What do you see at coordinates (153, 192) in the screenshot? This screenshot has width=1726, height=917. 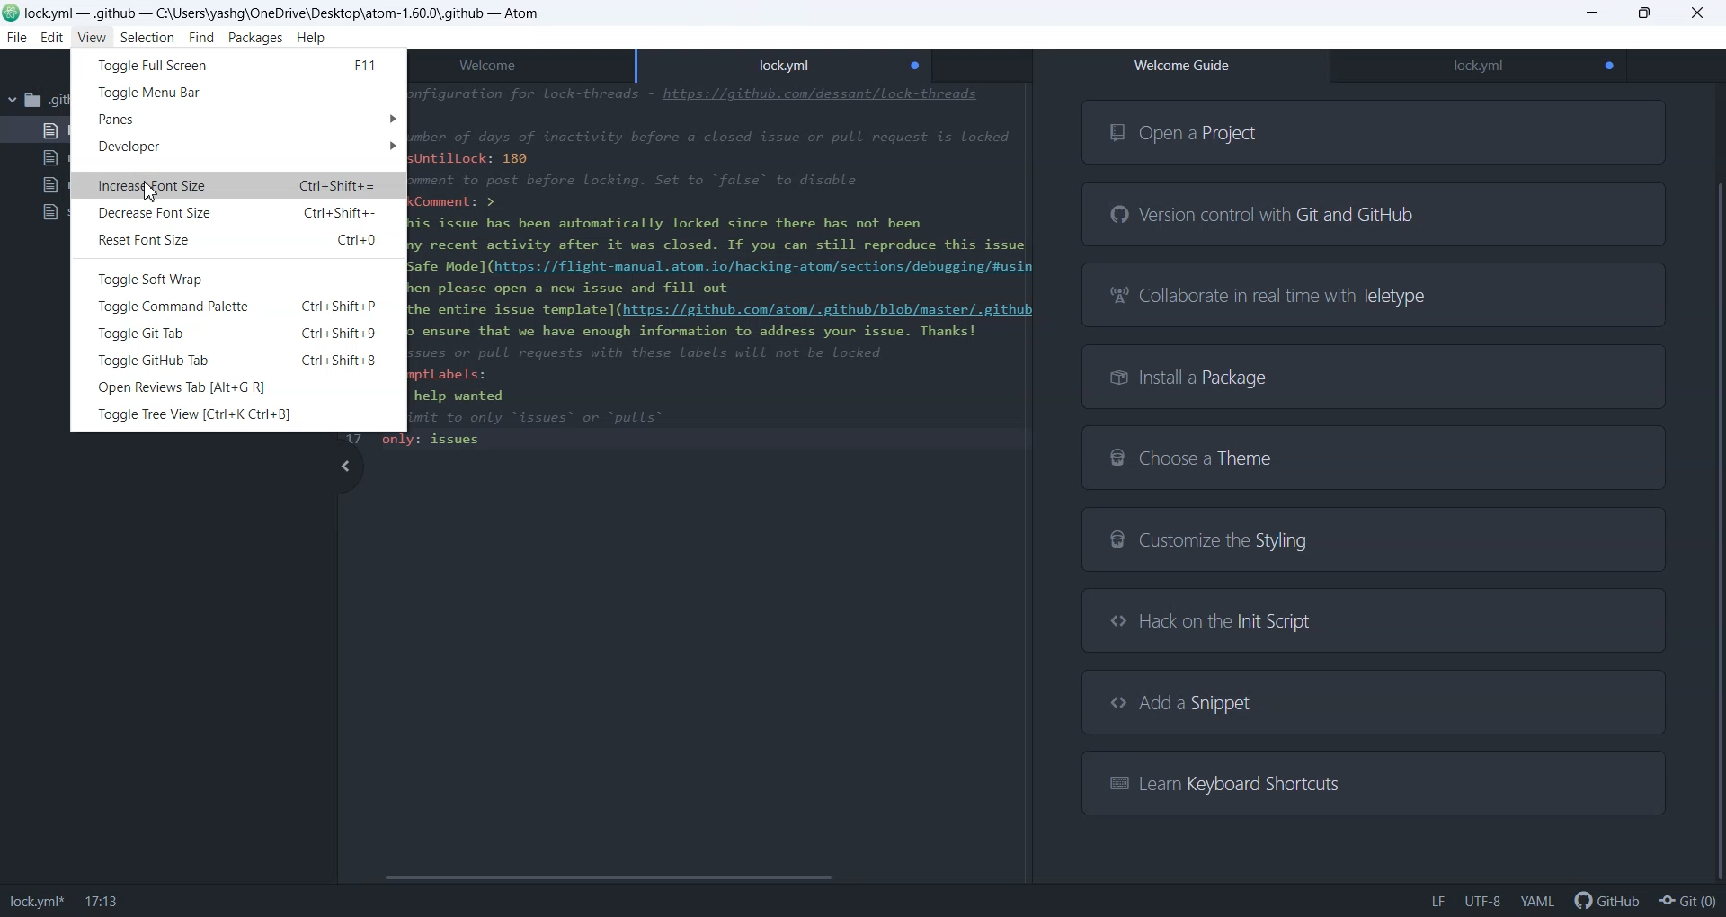 I see `Cursor` at bounding box center [153, 192].